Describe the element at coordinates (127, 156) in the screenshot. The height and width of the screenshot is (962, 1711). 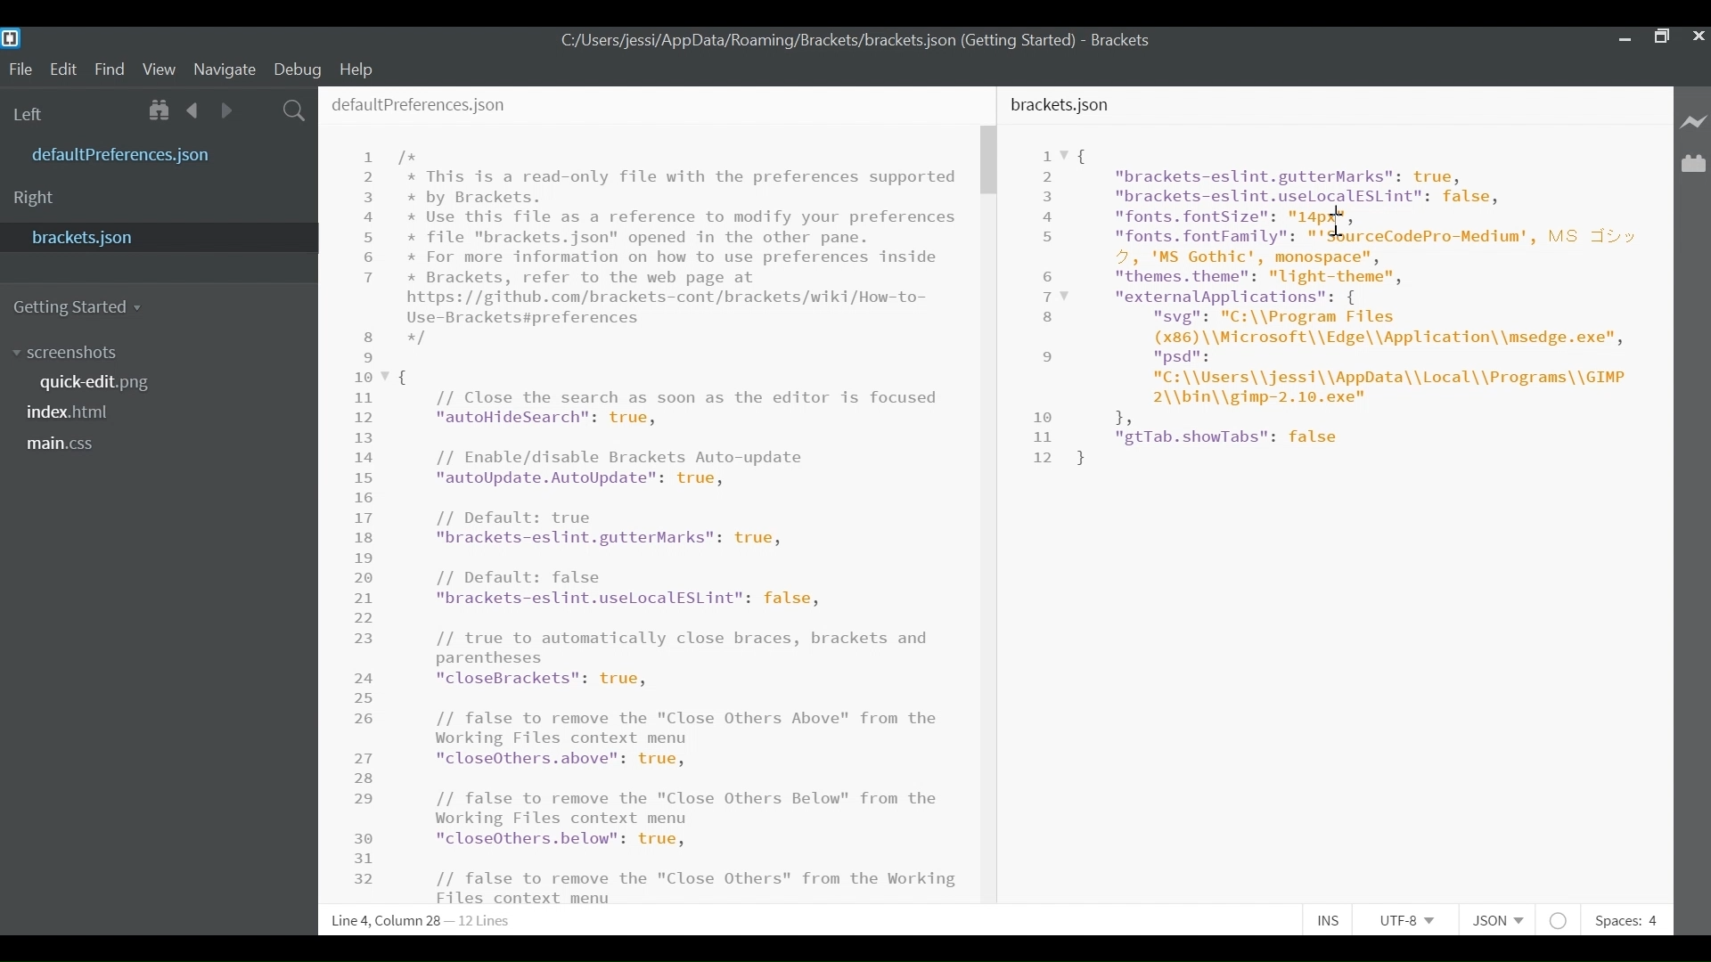
I see `defaultPreference.json File` at that location.